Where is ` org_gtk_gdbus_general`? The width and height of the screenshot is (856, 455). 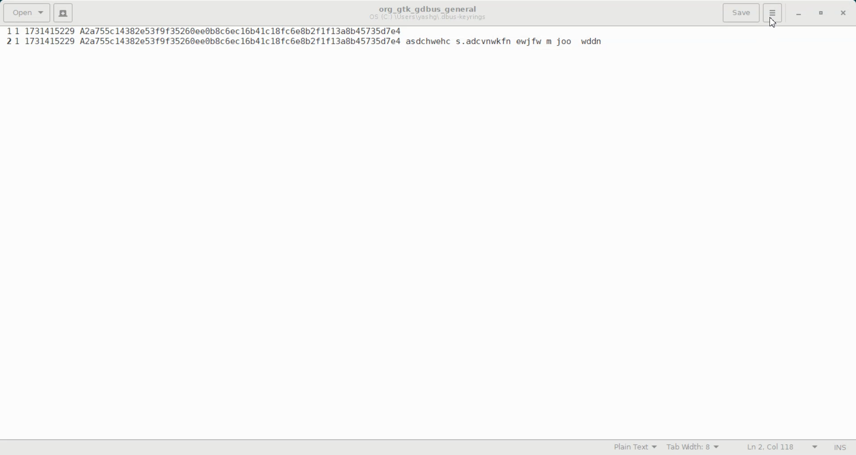
 org_gtk_gdbus_general is located at coordinates (428, 7).